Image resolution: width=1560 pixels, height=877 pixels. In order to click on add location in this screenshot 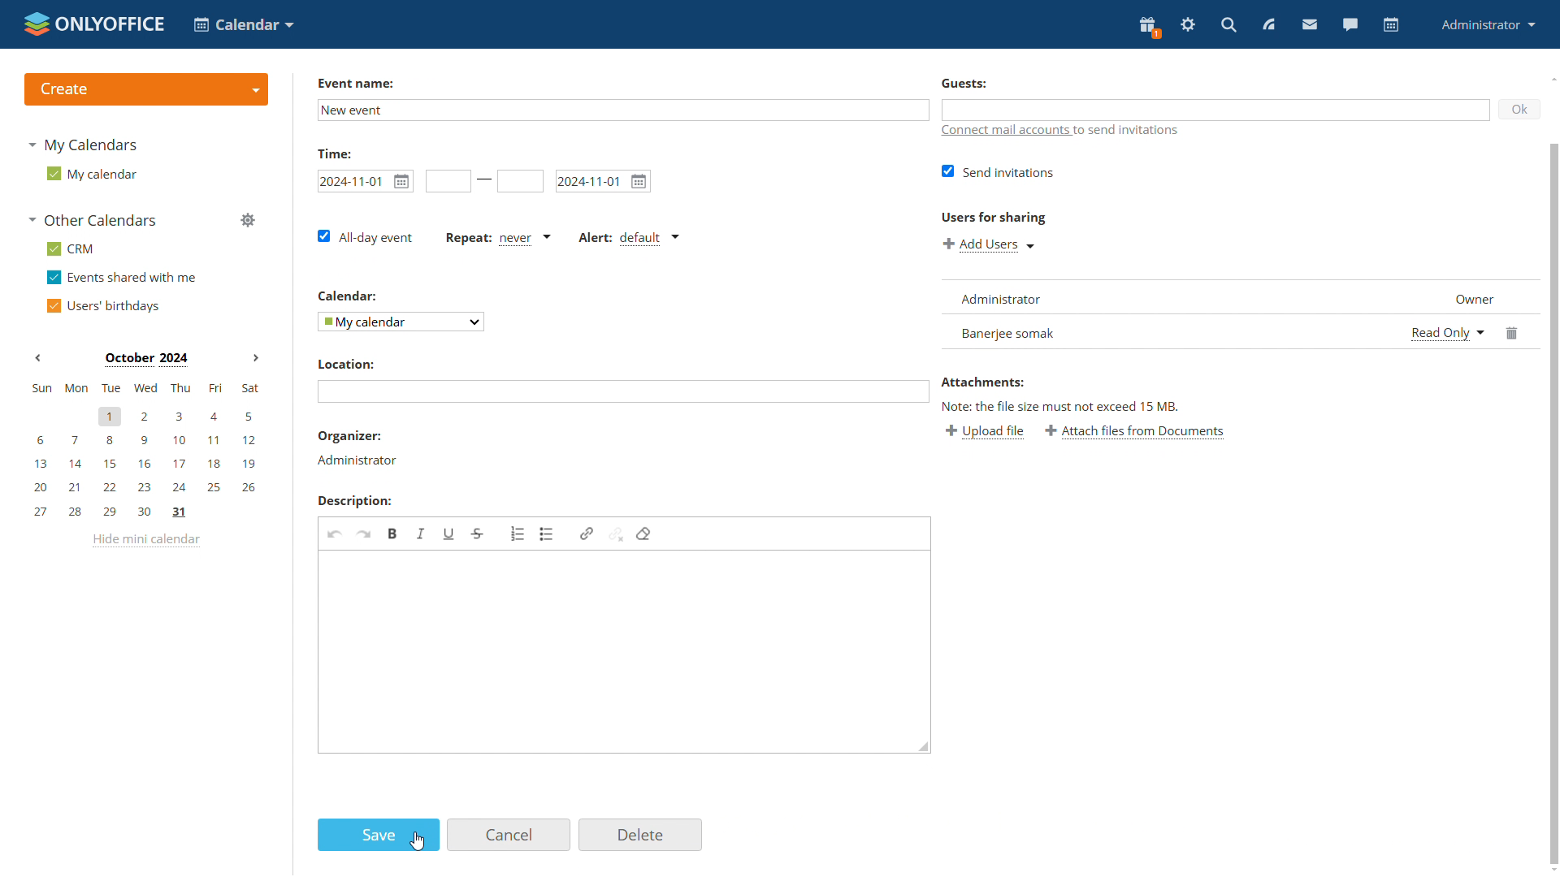, I will do `click(622, 391)`.